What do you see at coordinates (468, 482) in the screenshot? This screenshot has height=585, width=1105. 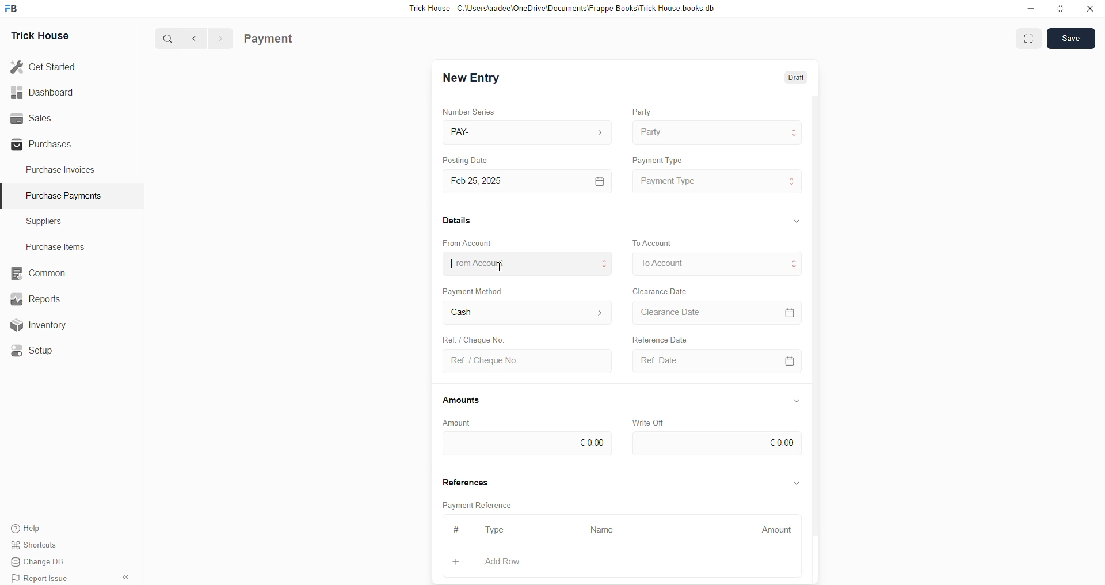 I see `References` at bounding box center [468, 482].